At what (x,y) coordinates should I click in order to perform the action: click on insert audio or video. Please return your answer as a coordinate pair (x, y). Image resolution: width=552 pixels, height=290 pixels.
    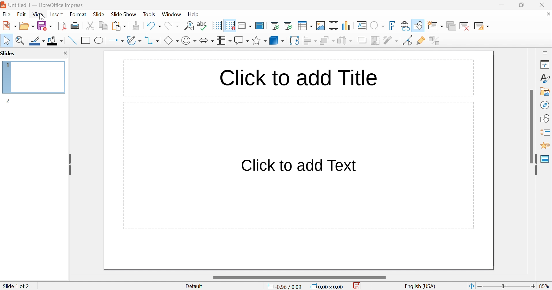
    Looking at the image, I should click on (333, 26).